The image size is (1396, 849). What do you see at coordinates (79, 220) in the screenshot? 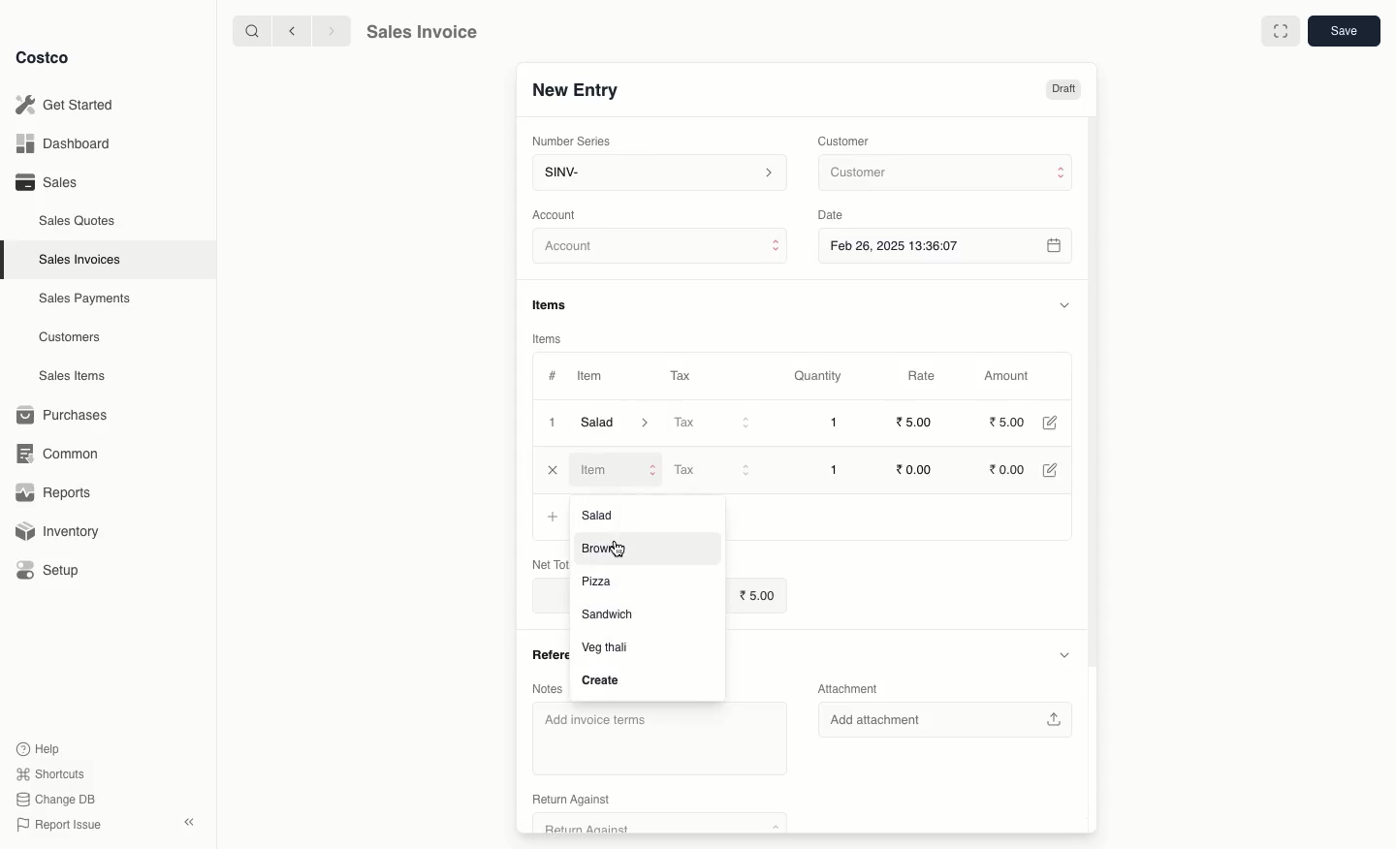
I see `Sales Quotes` at bounding box center [79, 220].